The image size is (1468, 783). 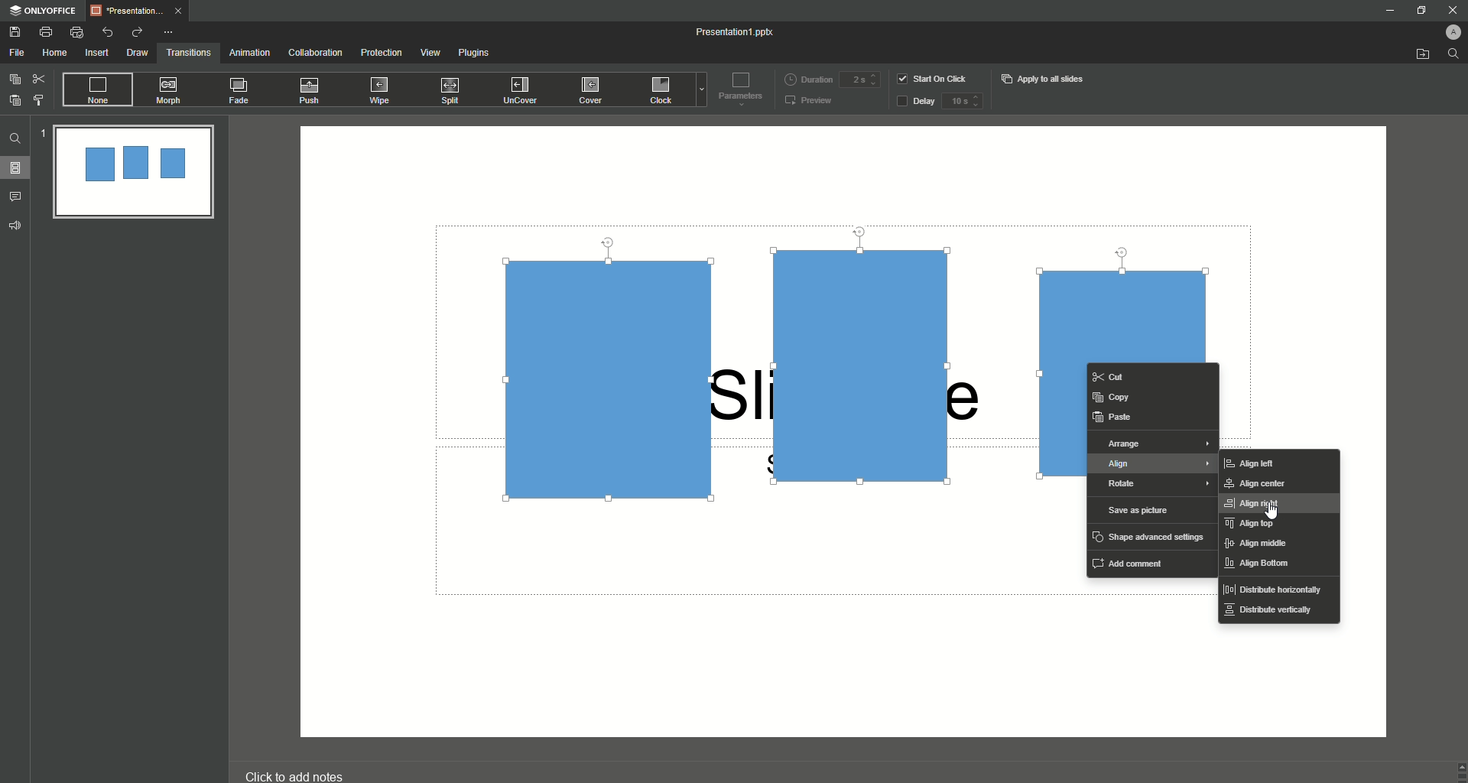 I want to click on click to add notes, so click(x=309, y=768).